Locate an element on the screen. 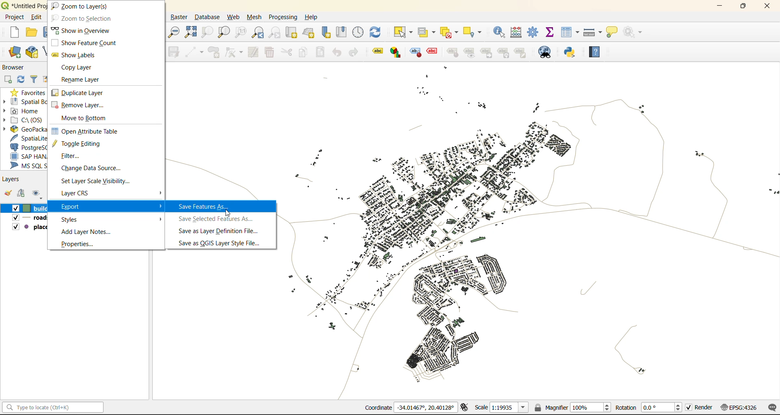  save is located at coordinates (45, 33).